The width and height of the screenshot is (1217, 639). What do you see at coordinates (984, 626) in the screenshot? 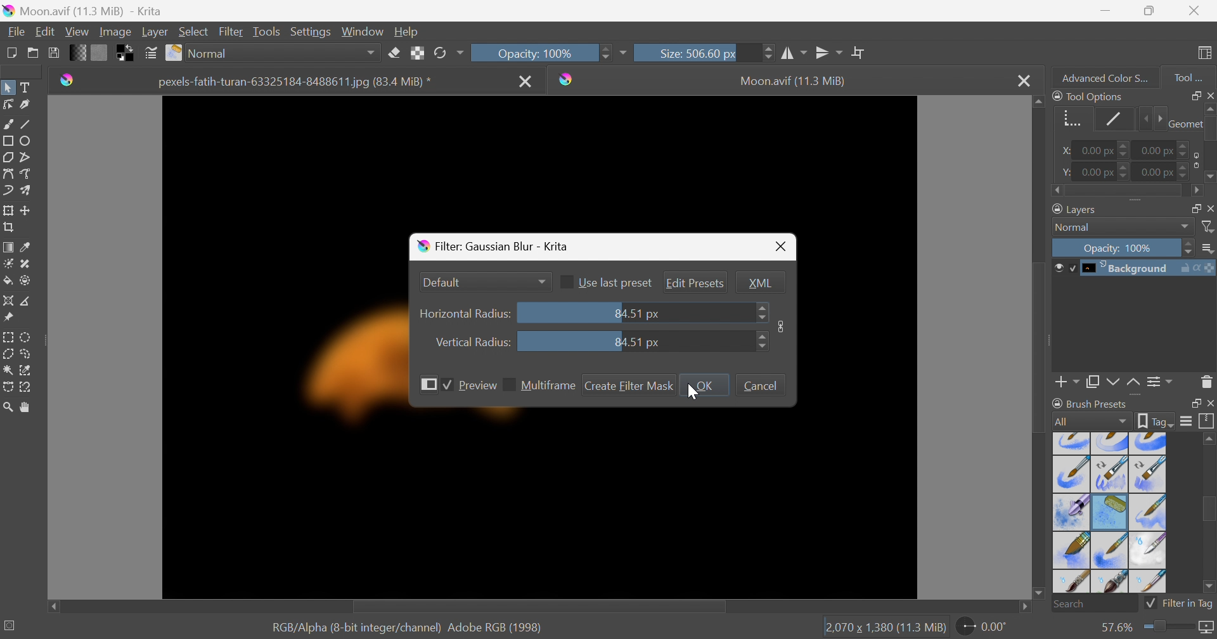
I see `0.00°` at bounding box center [984, 626].